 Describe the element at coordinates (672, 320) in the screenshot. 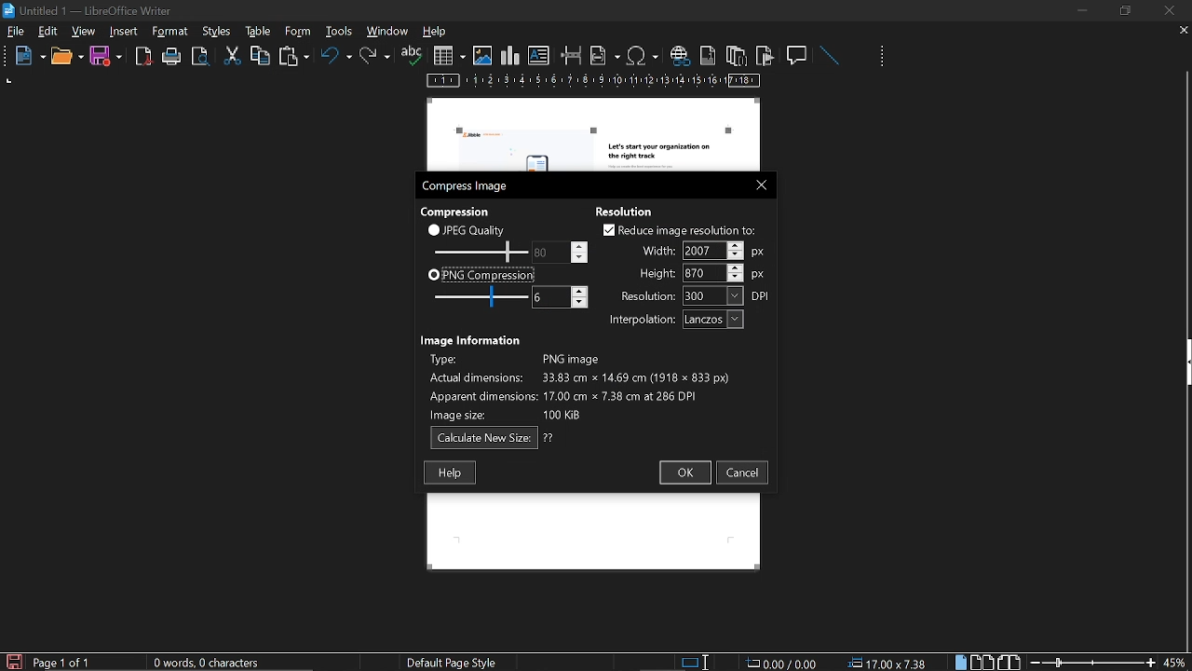

I see `interpolation` at that location.